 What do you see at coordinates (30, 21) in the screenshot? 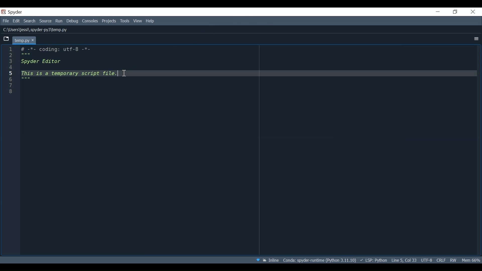
I see `Search` at bounding box center [30, 21].